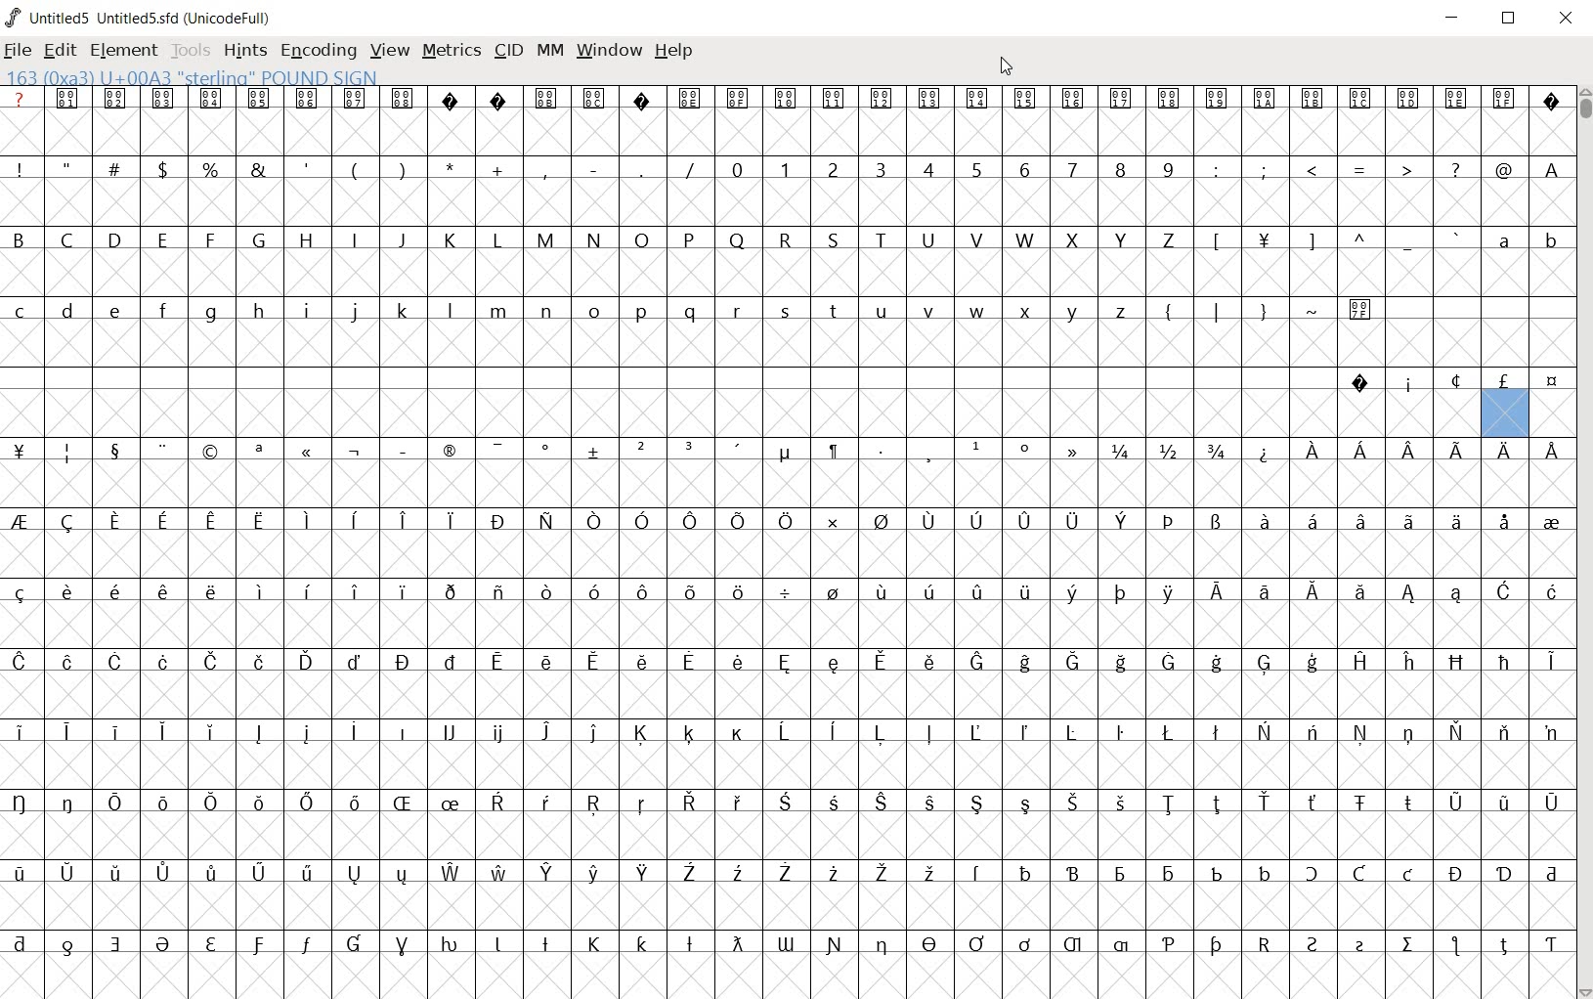 The width and height of the screenshot is (1593, 999). Describe the element at coordinates (499, 170) in the screenshot. I see `+` at that location.